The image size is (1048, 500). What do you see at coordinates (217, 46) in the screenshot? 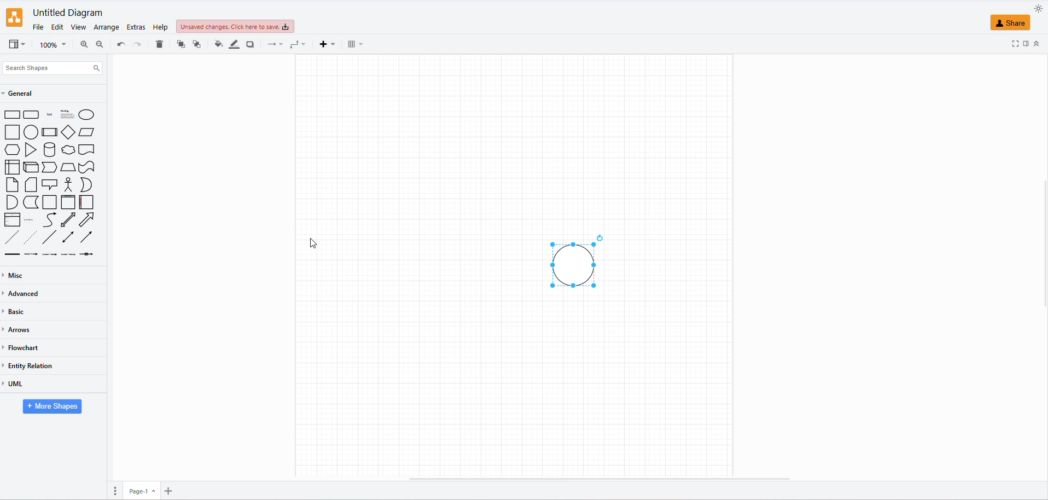
I see `FILL COLOR` at bounding box center [217, 46].